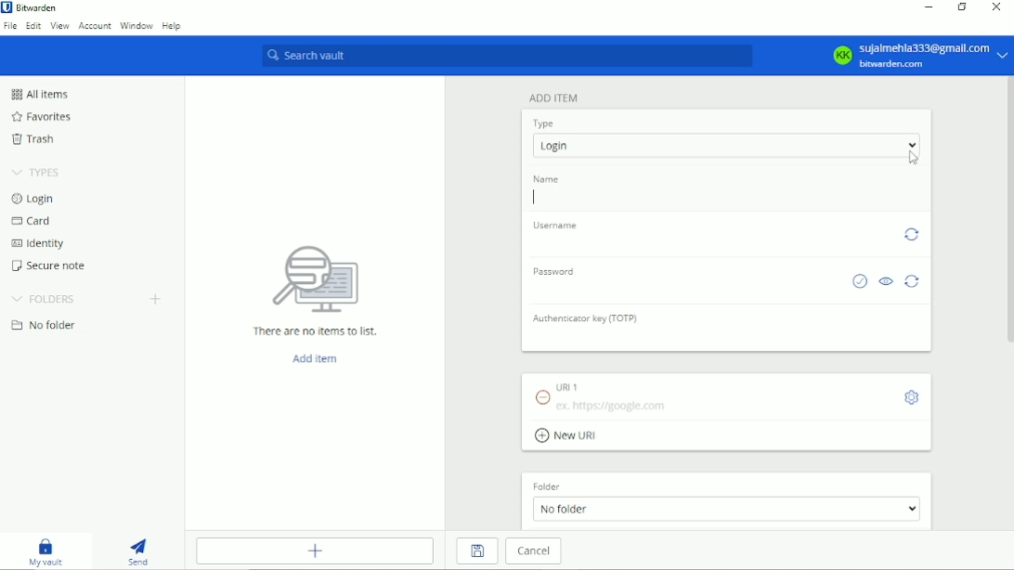 The height and width of the screenshot is (570, 1014). Describe the element at coordinates (568, 435) in the screenshot. I see `New URI` at that location.